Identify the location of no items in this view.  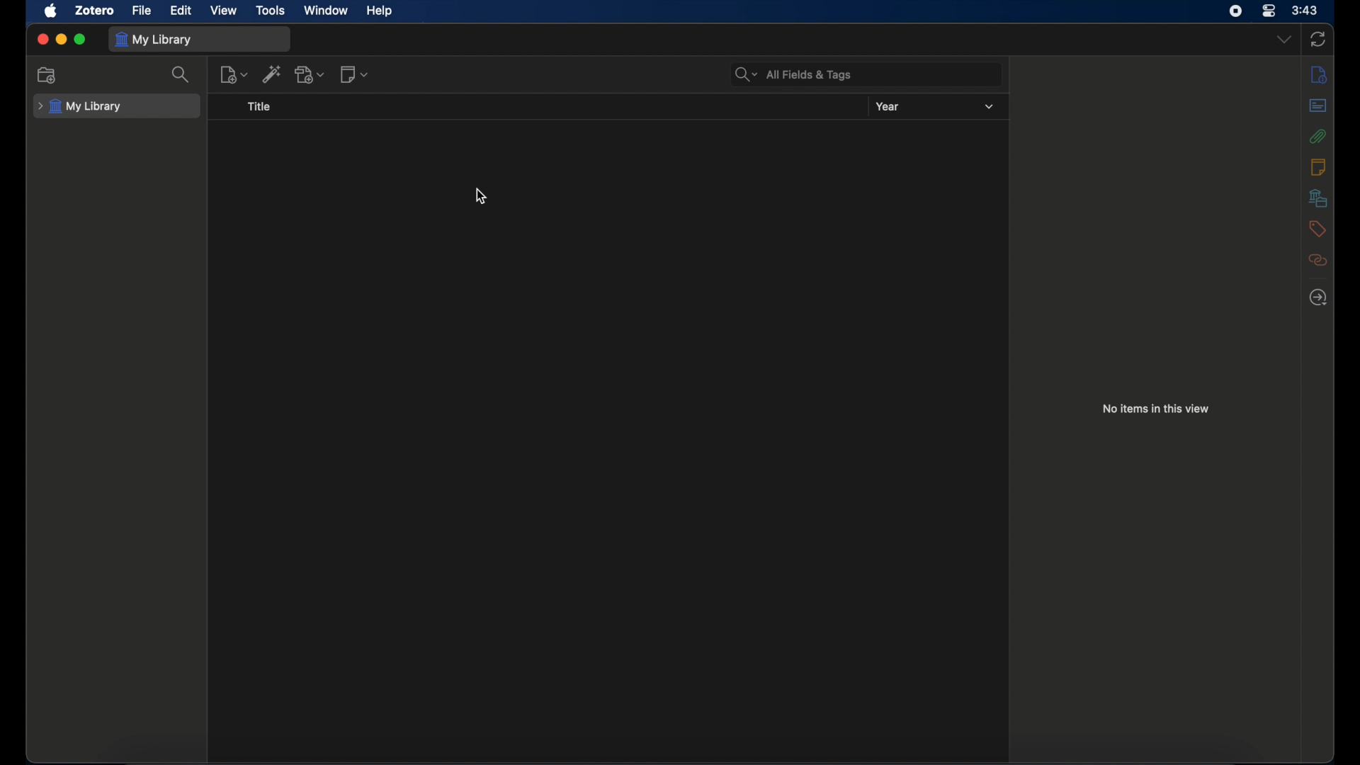
(1156, 408).